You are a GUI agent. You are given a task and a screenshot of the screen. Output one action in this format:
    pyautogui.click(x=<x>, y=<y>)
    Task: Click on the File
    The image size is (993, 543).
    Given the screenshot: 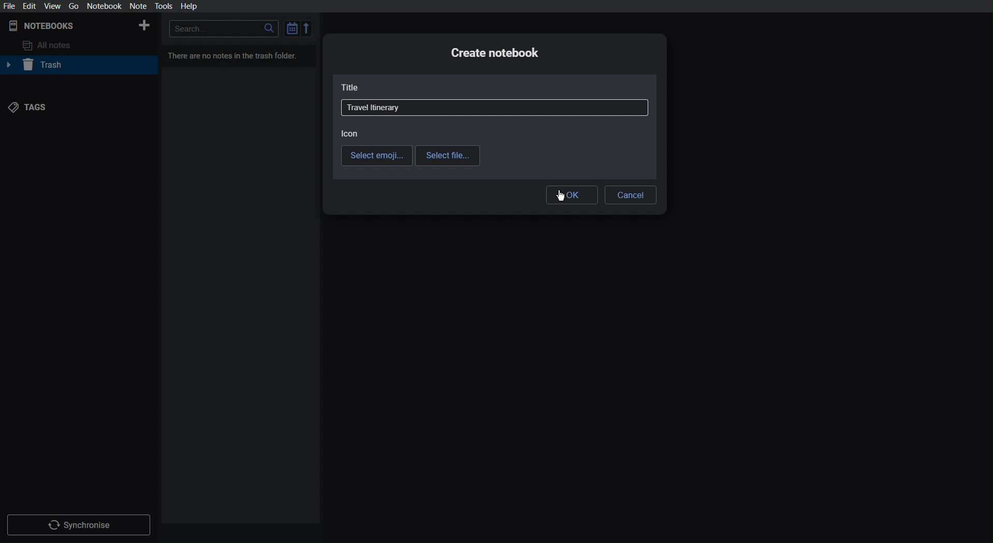 What is the action you would take?
    pyautogui.click(x=10, y=6)
    